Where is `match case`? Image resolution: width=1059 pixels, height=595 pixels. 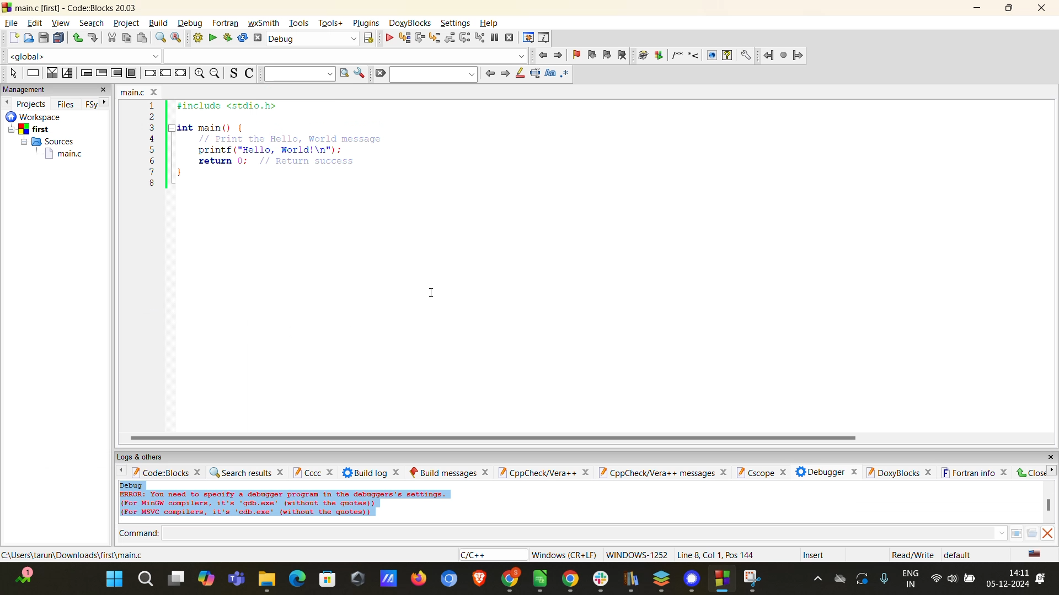
match case is located at coordinates (552, 75).